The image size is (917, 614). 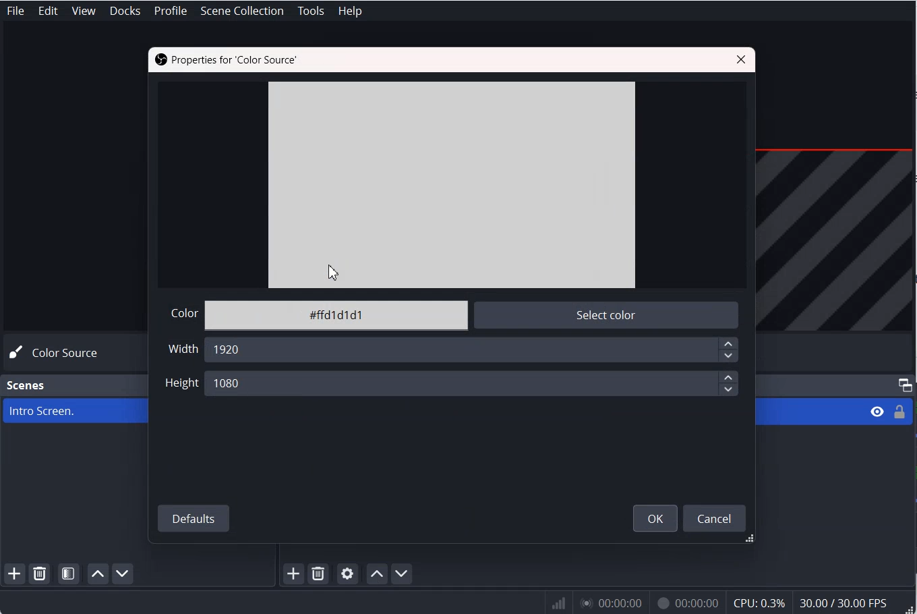 I want to click on Profile, so click(x=170, y=11).